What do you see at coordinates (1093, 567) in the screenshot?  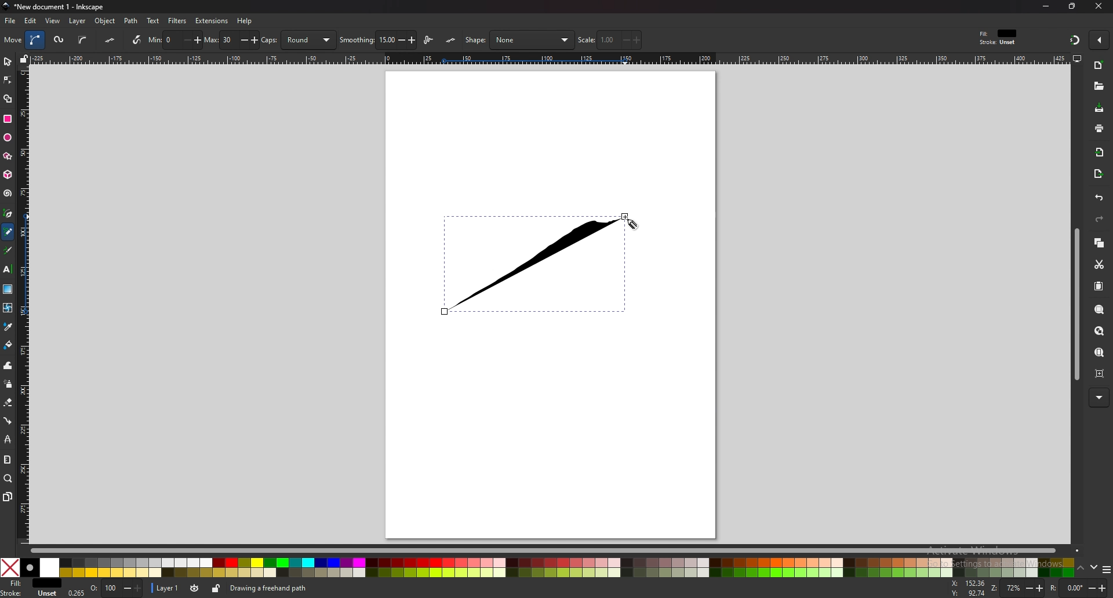 I see `down` at bounding box center [1093, 567].